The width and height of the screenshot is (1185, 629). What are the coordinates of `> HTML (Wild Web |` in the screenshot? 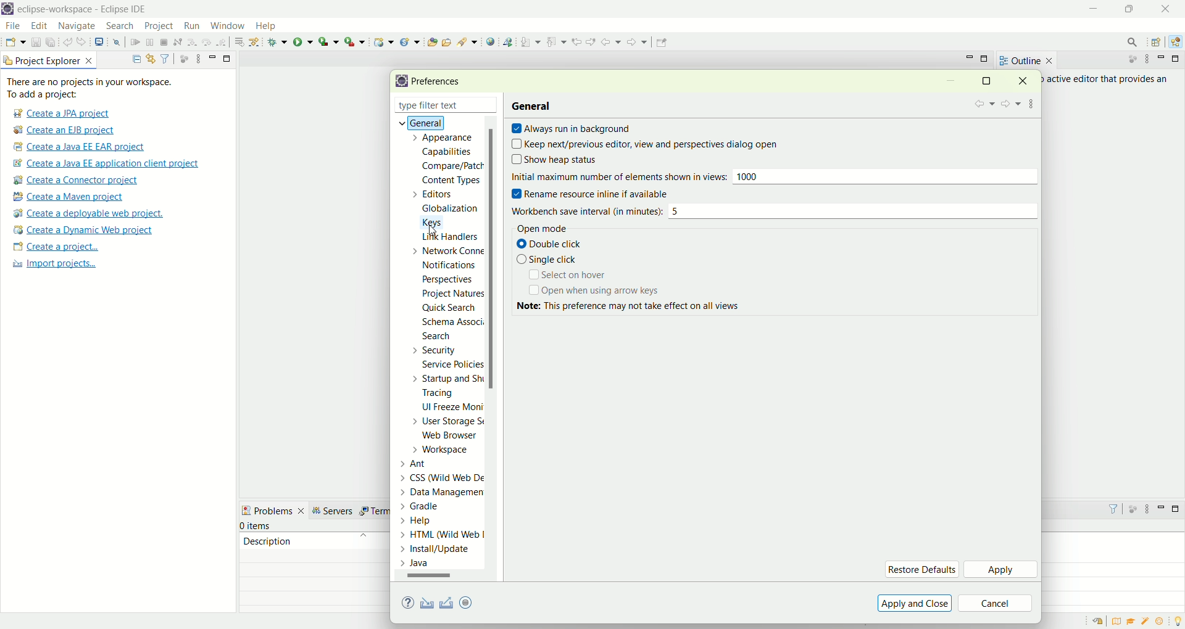 It's located at (443, 535).